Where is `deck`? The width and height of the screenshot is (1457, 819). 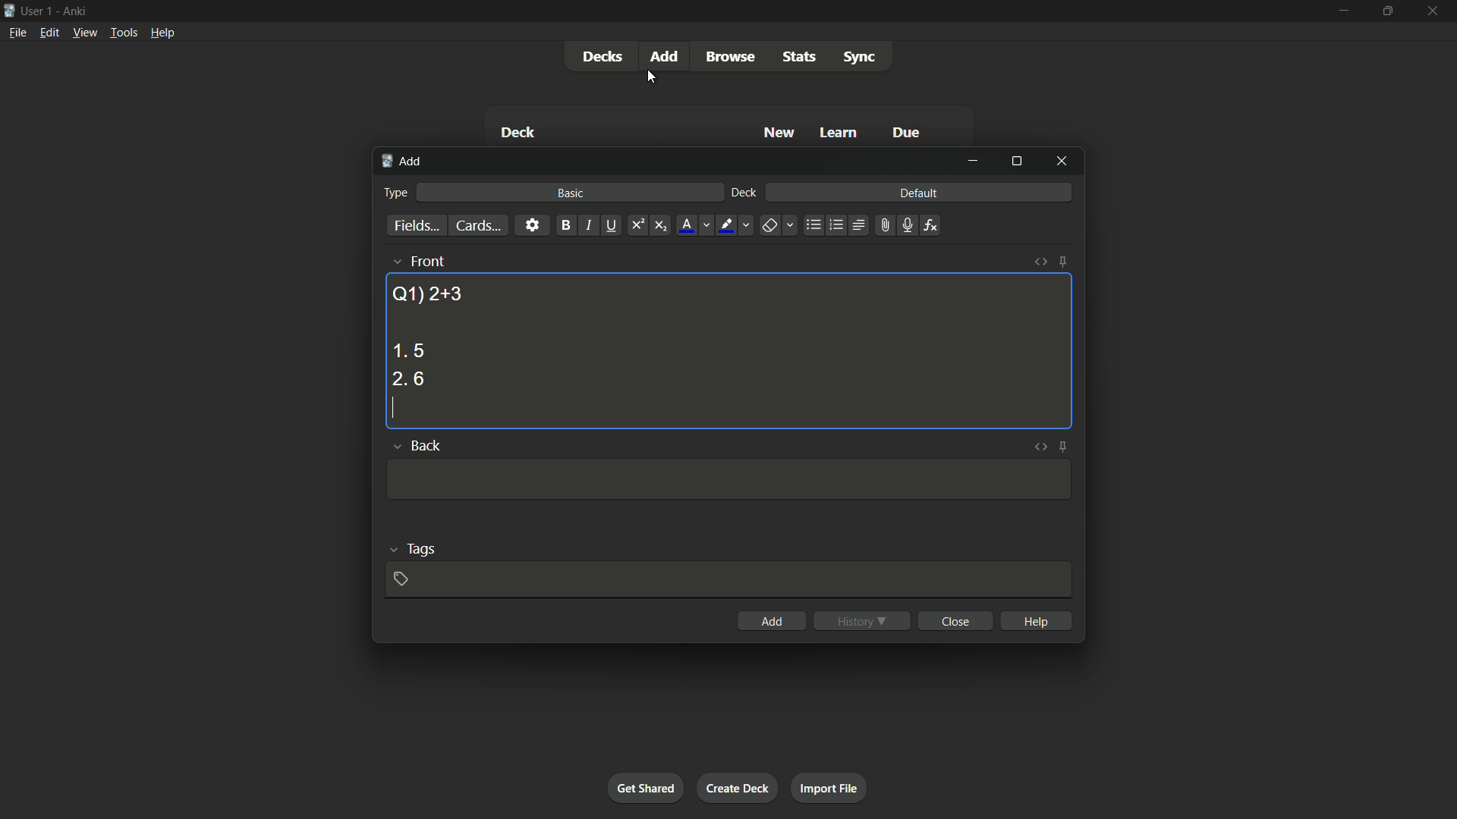
deck is located at coordinates (518, 134).